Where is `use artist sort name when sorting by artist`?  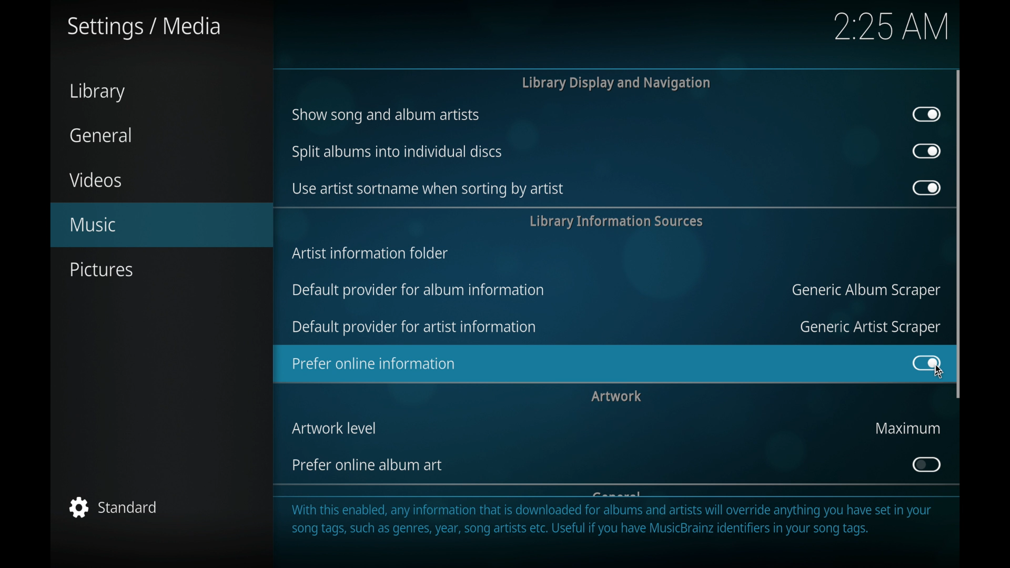
use artist sort name when sorting by artist is located at coordinates (429, 189).